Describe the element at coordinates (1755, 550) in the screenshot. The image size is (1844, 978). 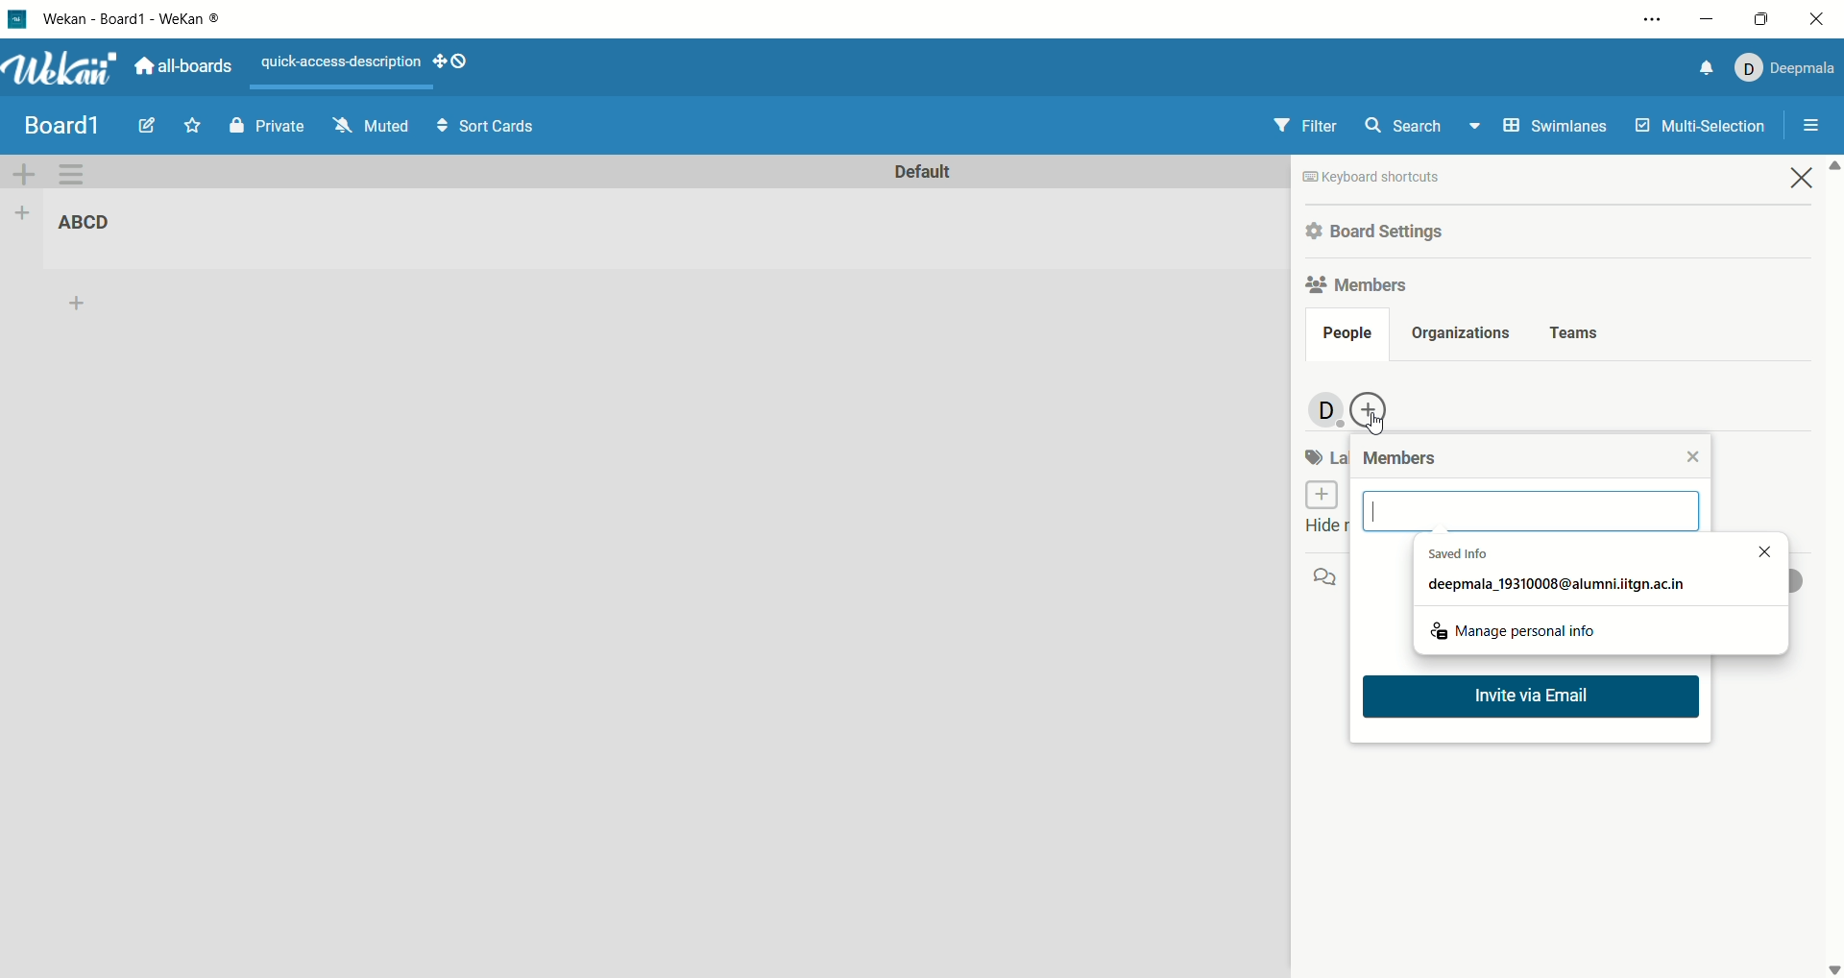
I see `close` at that location.